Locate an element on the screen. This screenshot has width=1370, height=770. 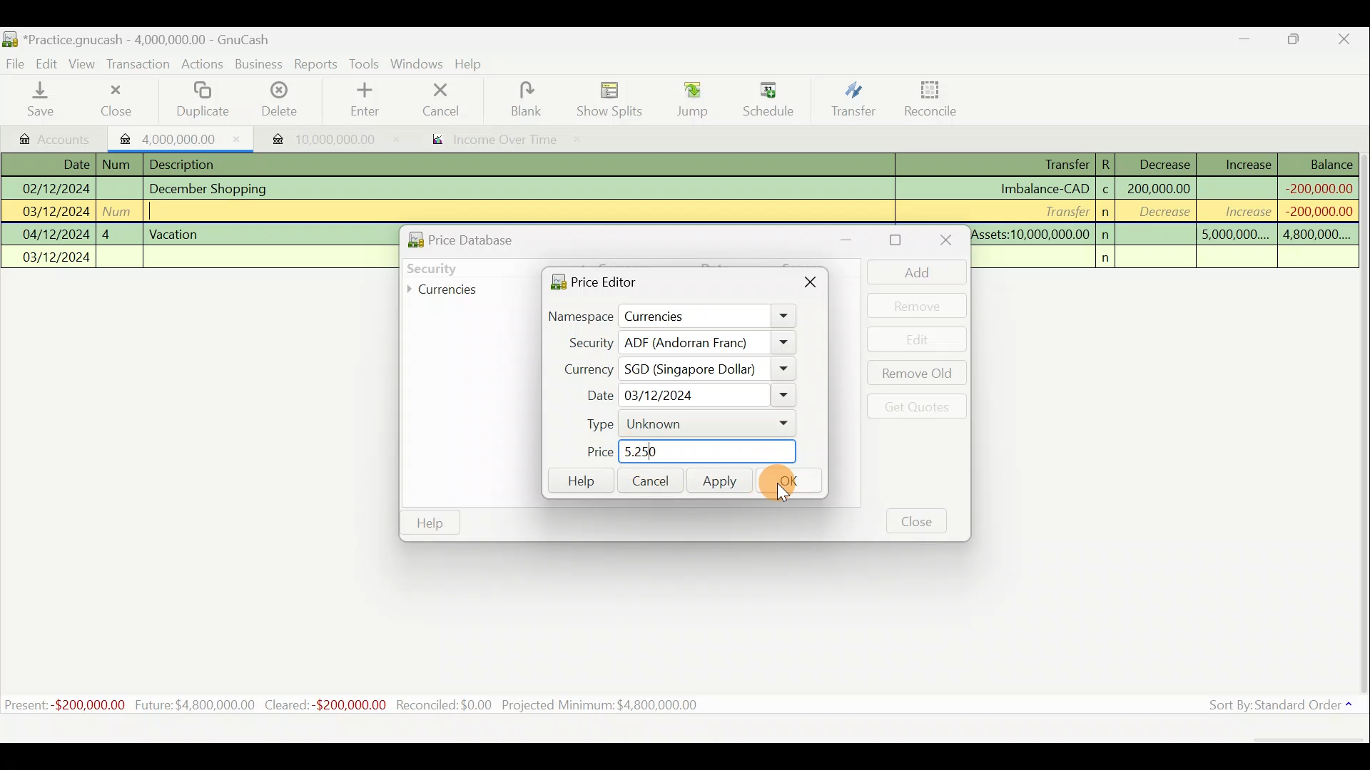
Close is located at coordinates (1349, 39).